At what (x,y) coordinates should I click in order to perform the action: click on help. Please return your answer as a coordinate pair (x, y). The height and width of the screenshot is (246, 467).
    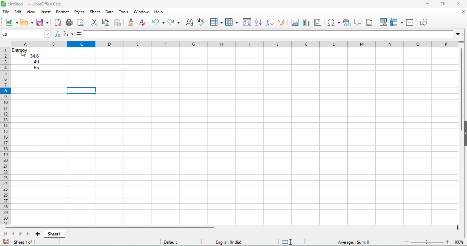
    Looking at the image, I should click on (161, 12).